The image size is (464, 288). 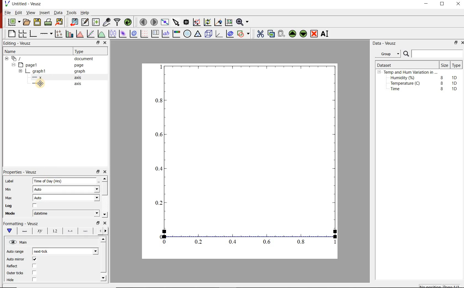 I want to click on Max, so click(x=12, y=198).